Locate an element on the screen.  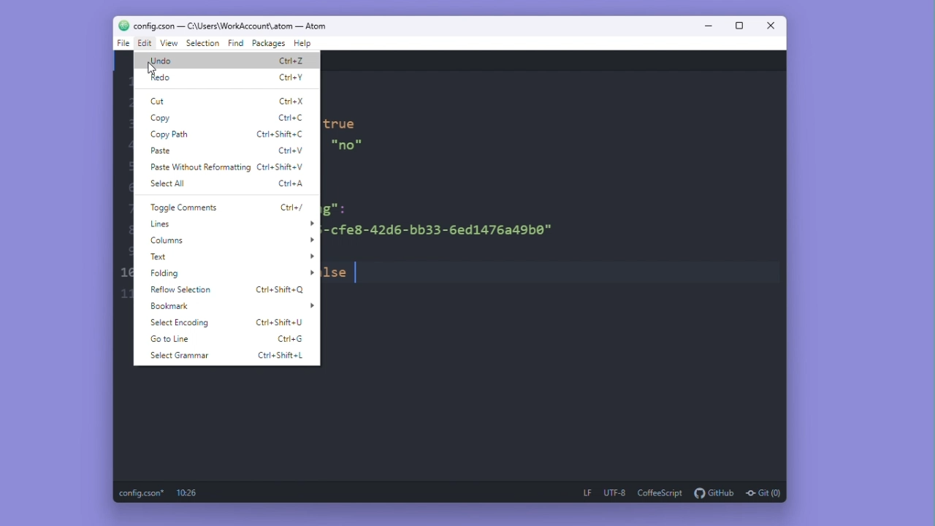
reflow selection is located at coordinates (186, 289).